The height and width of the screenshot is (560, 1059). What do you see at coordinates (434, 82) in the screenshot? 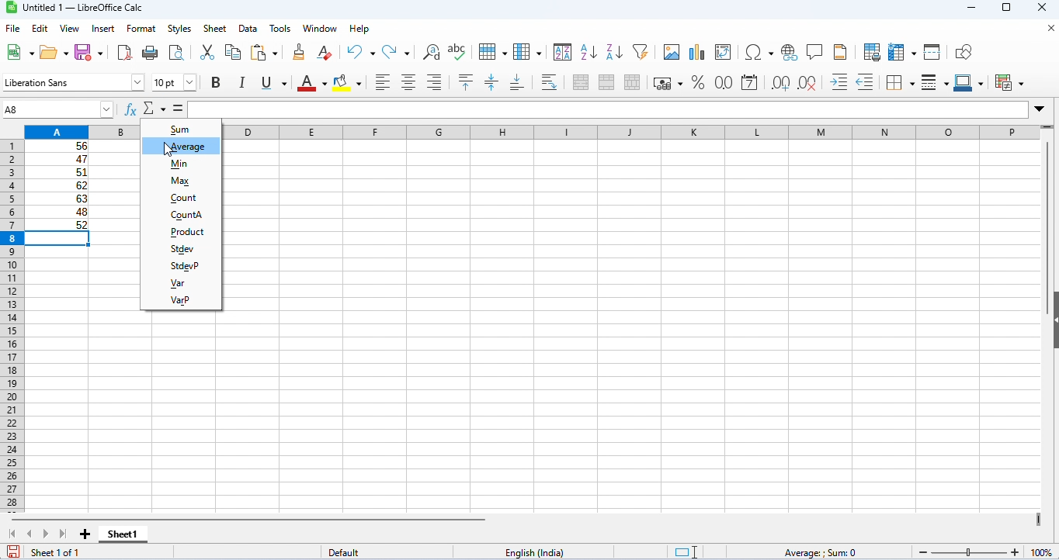
I see `align right` at bounding box center [434, 82].